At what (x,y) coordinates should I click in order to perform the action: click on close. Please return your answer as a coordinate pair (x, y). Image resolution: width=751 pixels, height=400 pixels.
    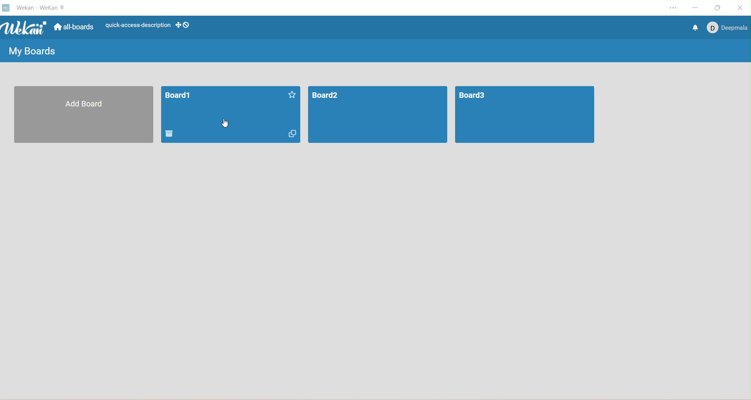
    Looking at the image, I should click on (742, 6).